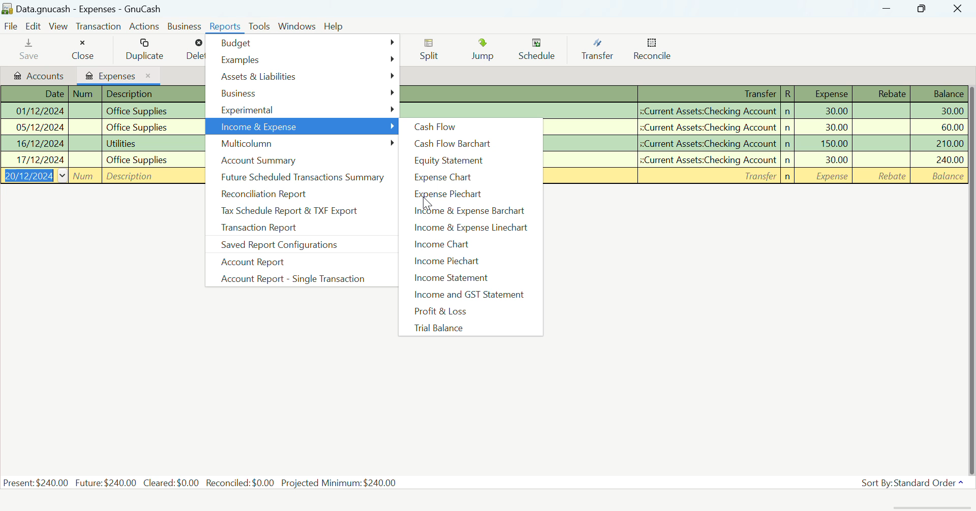 Image resolution: width=976 pixels, height=511 pixels. What do you see at coordinates (340, 482) in the screenshot?
I see `Projected` at bounding box center [340, 482].